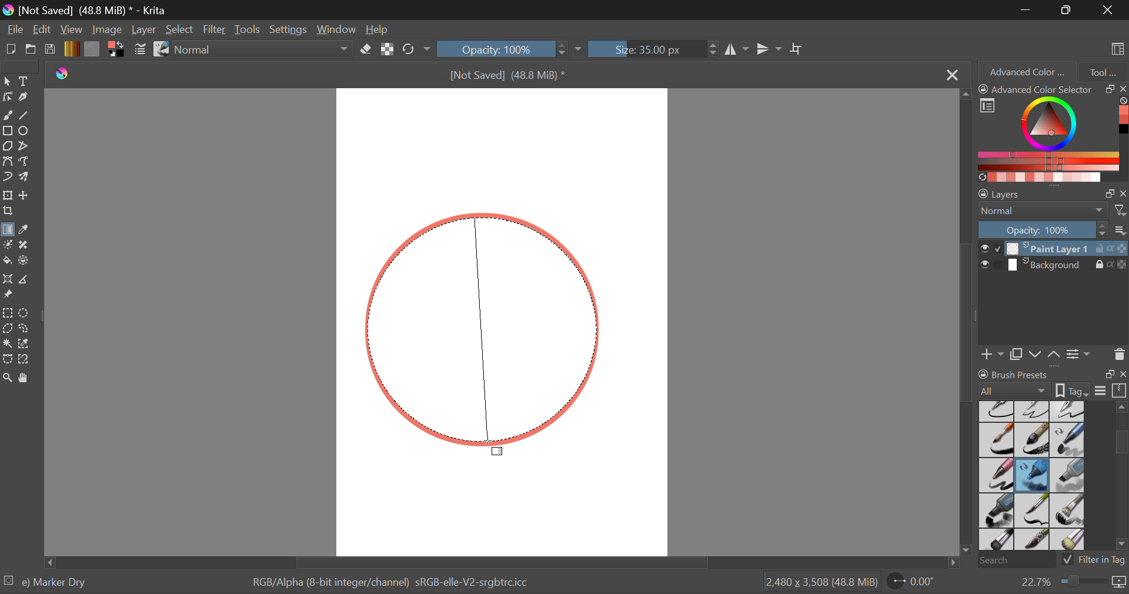  I want to click on Brush Settings, so click(139, 50).